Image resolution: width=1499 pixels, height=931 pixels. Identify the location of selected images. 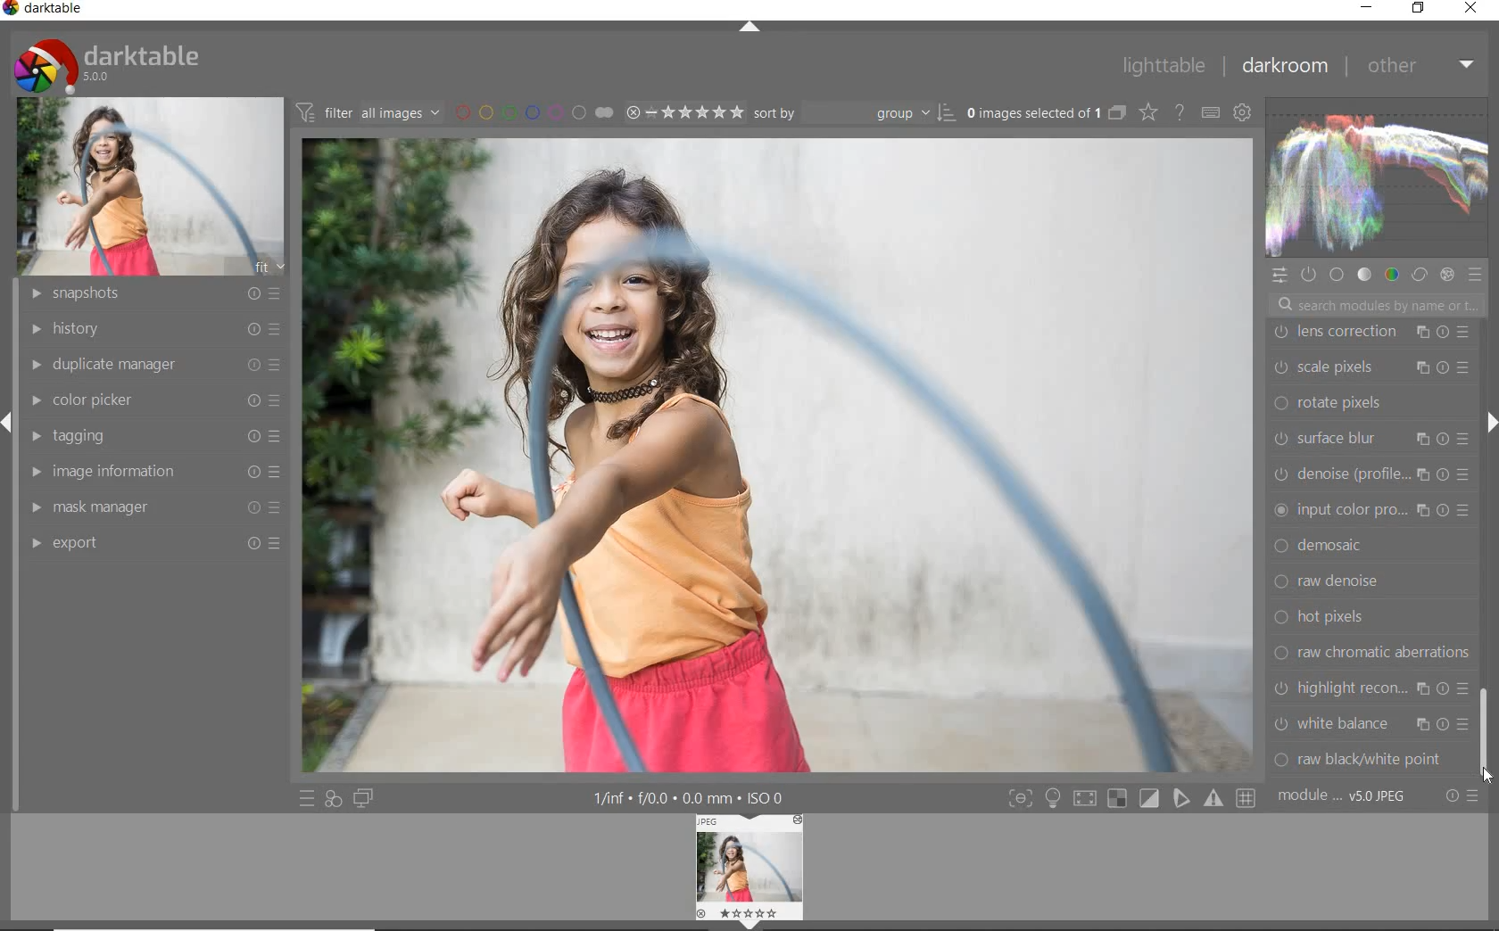
(1031, 112).